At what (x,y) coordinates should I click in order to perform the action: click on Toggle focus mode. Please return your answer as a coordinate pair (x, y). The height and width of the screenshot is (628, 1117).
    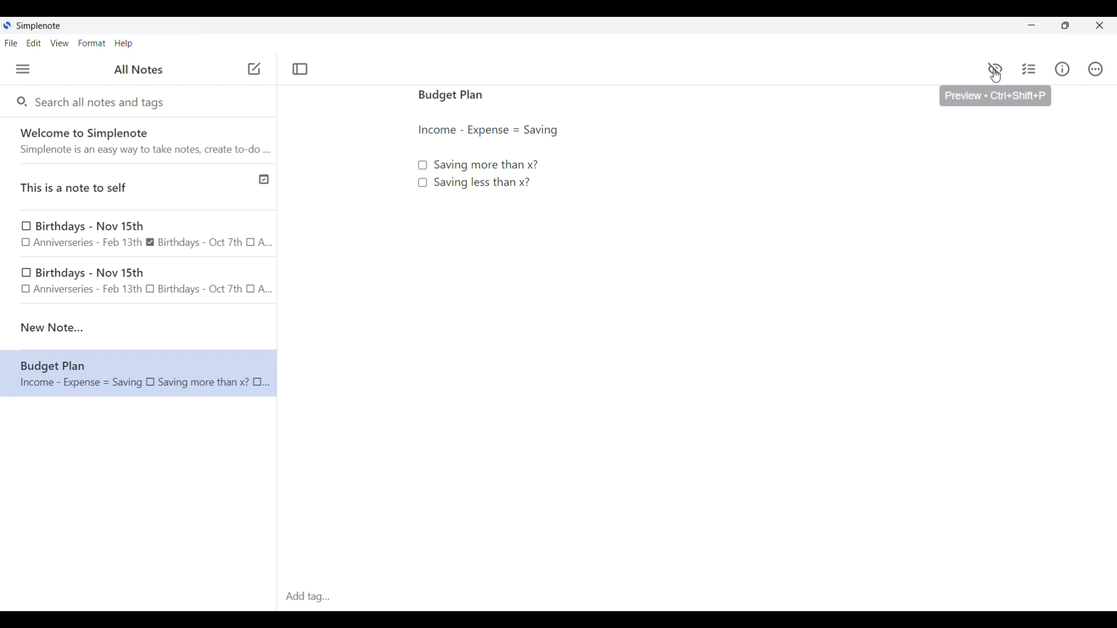
    Looking at the image, I should click on (300, 69).